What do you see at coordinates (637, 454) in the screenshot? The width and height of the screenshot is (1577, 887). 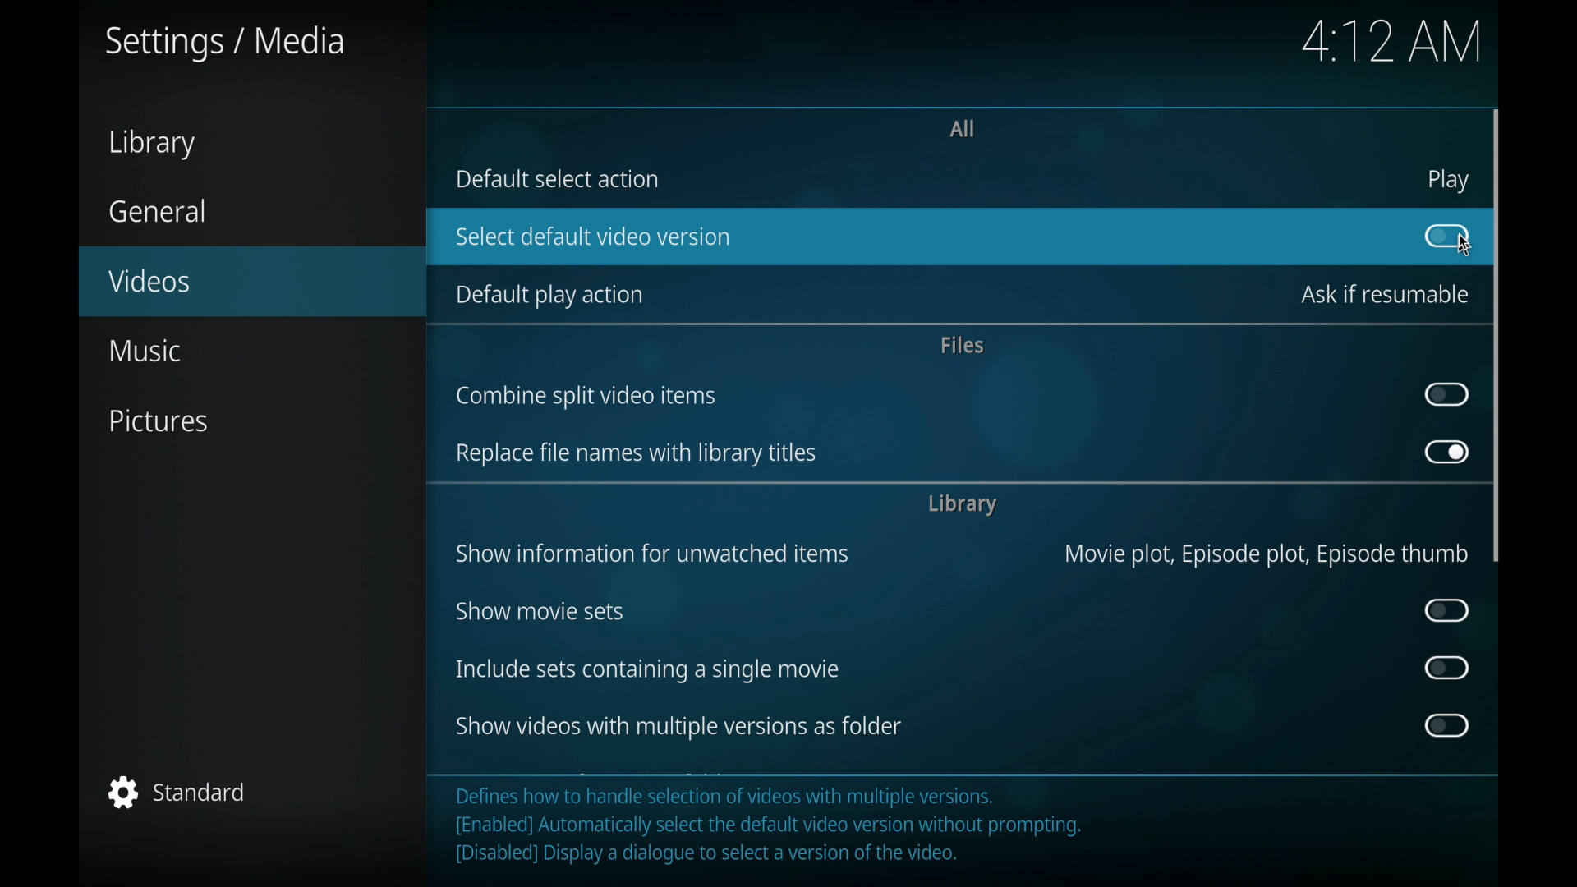 I see `replace file names with library titles` at bounding box center [637, 454].